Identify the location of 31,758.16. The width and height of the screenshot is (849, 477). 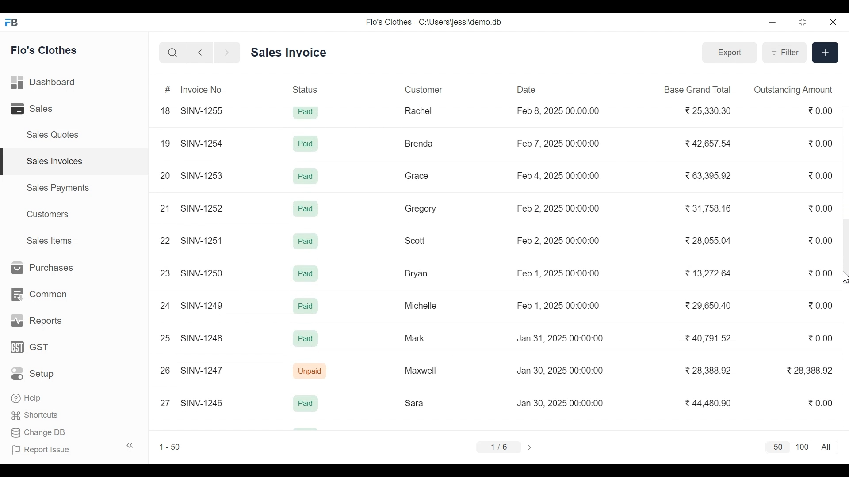
(709, 208).